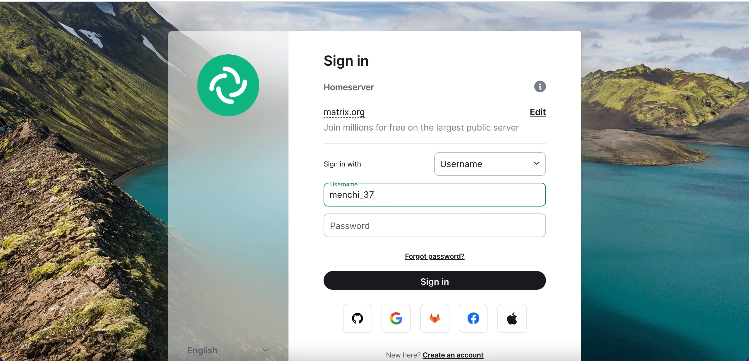 The width and height of the screenshot is (749, 361). What do you see at coordinates (436, 320) in the screenshot?
I see `firefox logo` at bounding box center [436, 320].